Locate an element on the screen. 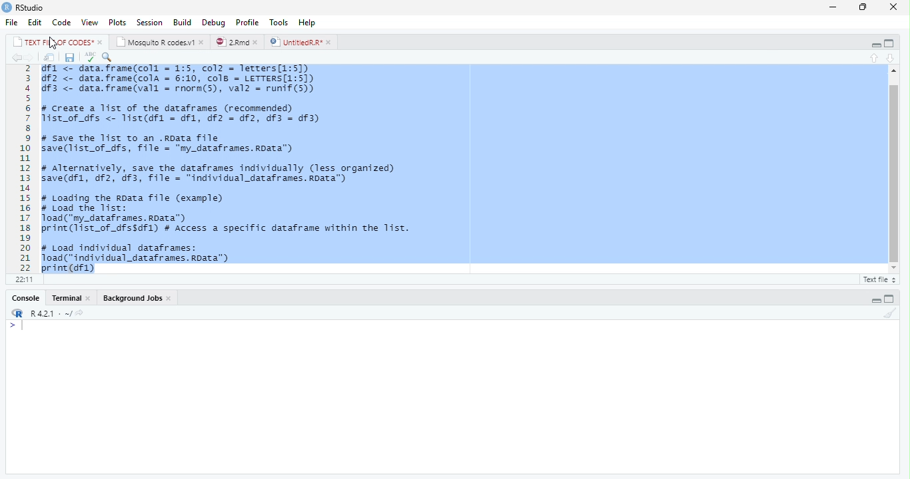 This screenshot has width=910, height=479. Line number is located at coordinates (23, 168).